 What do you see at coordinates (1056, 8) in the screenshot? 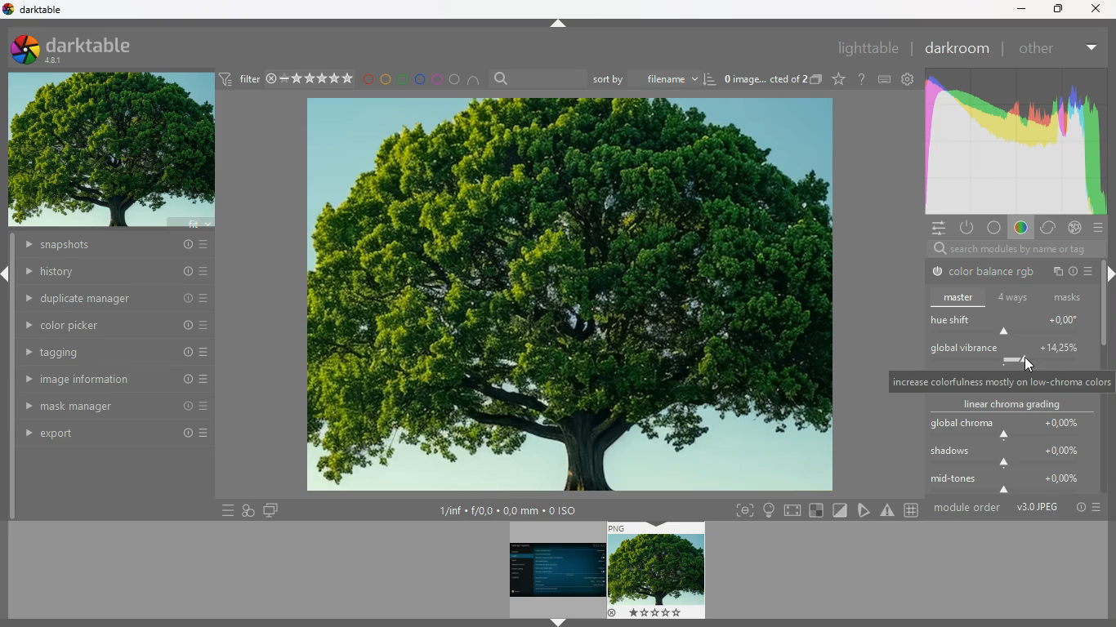
I see `maximize` at bounding box center [1056, 8].